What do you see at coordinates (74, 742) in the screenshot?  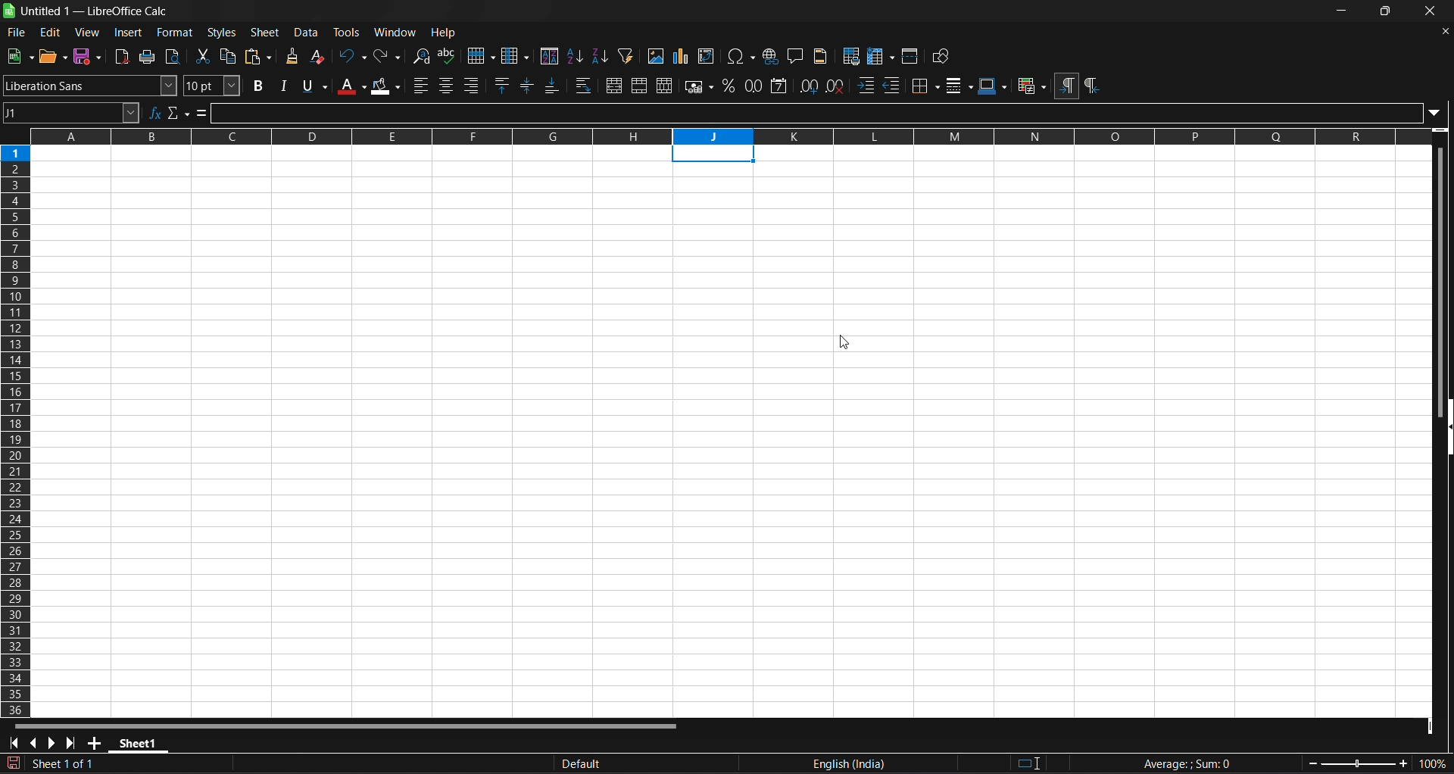 I see `scroll to last sheet` at bounding box center [74, 742].